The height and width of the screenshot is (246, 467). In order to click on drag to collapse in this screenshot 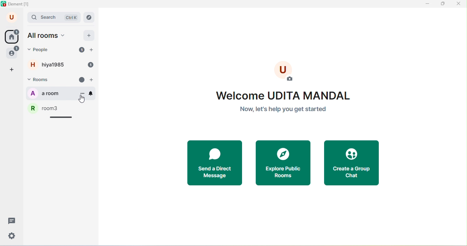, I will do `click(61, 117)`.